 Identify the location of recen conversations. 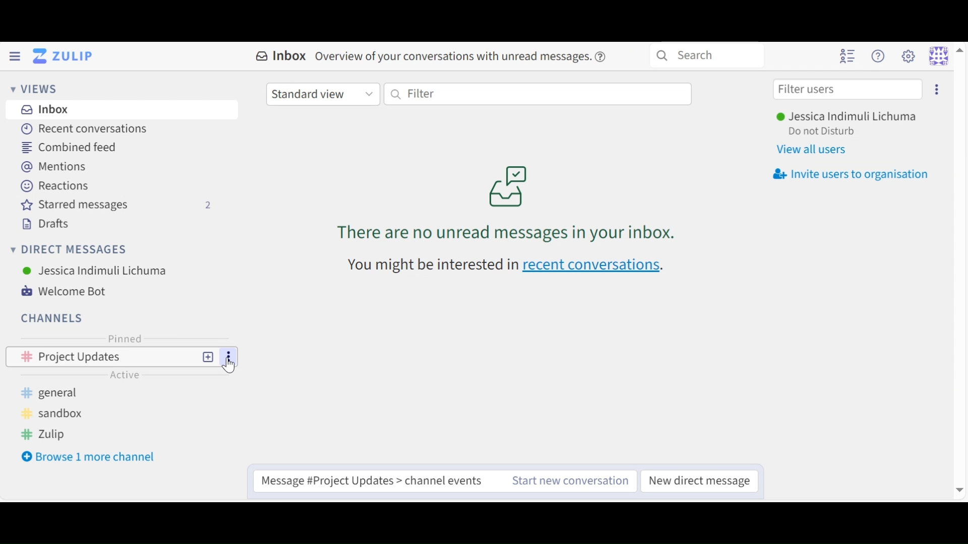
(519, 266).